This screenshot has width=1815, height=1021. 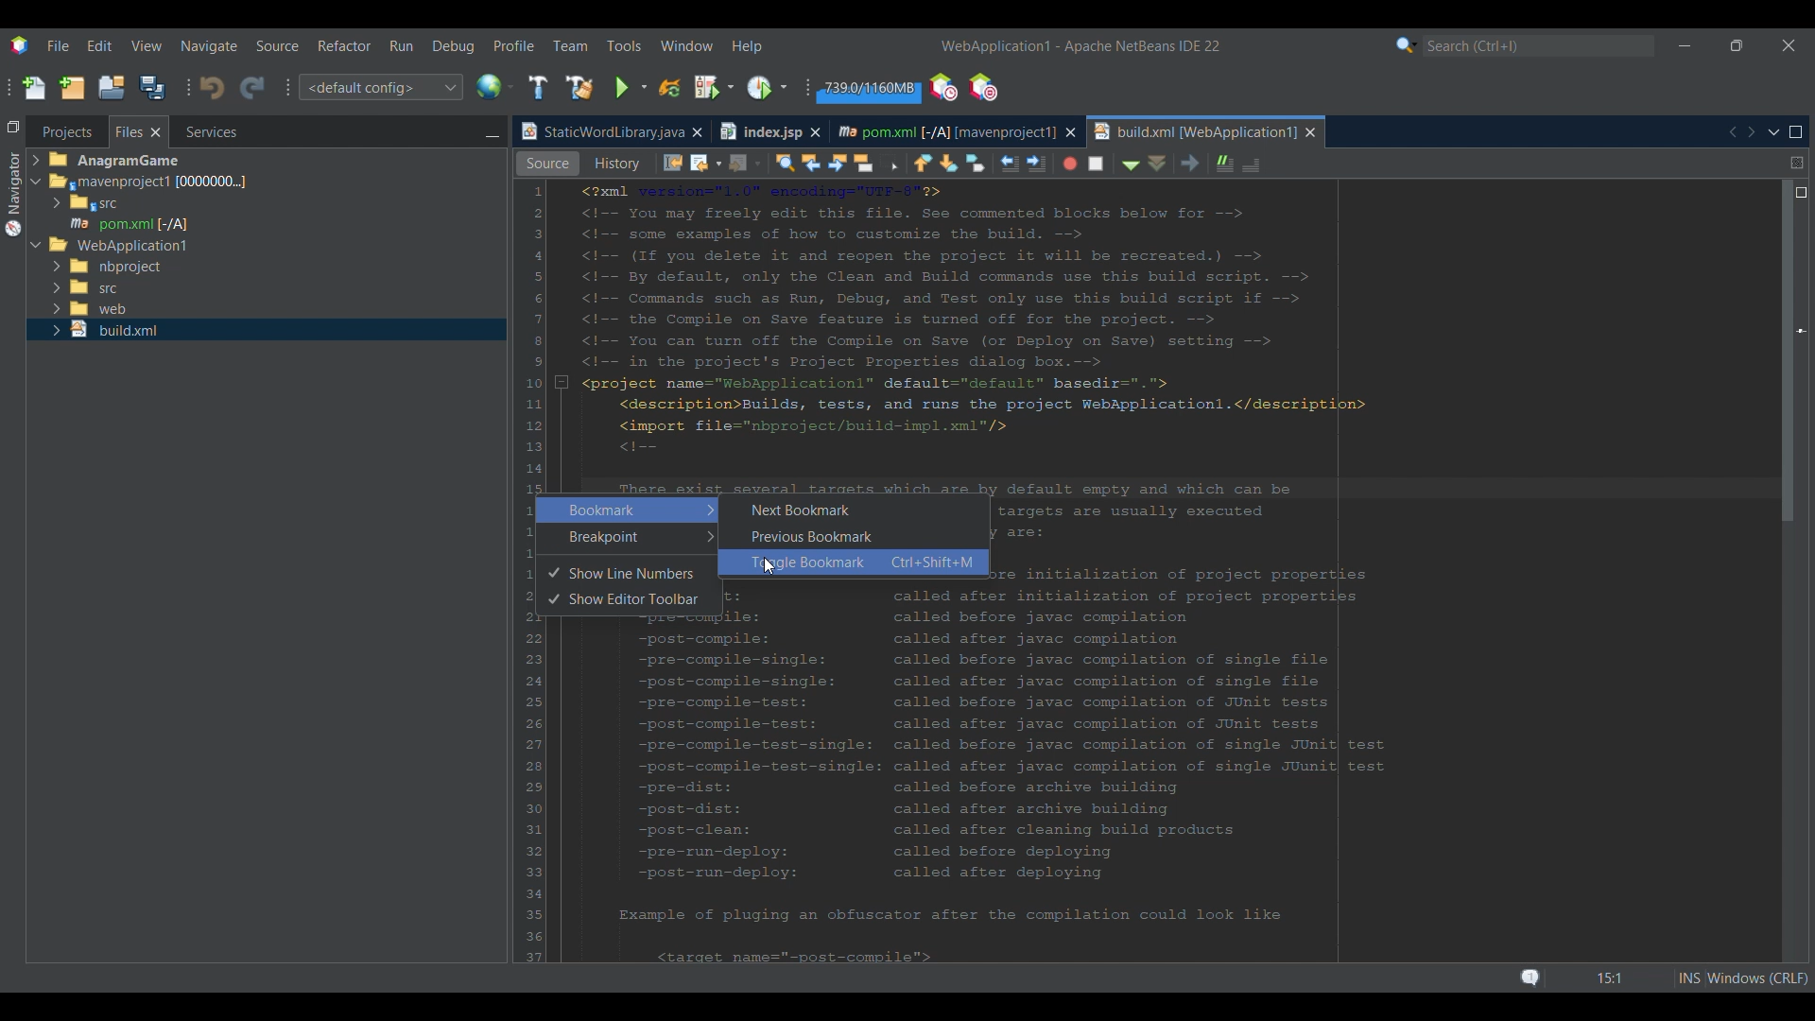 I want to click on Start macro recording, so click(x=1238, y=164).